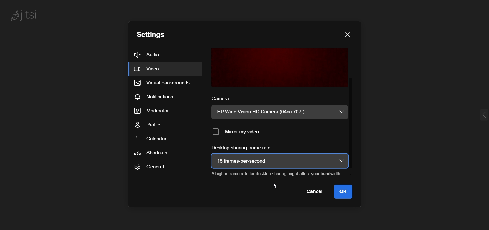 The image size is (489, 230). I want to click on 15 frames-per-second, so click(245, 160).